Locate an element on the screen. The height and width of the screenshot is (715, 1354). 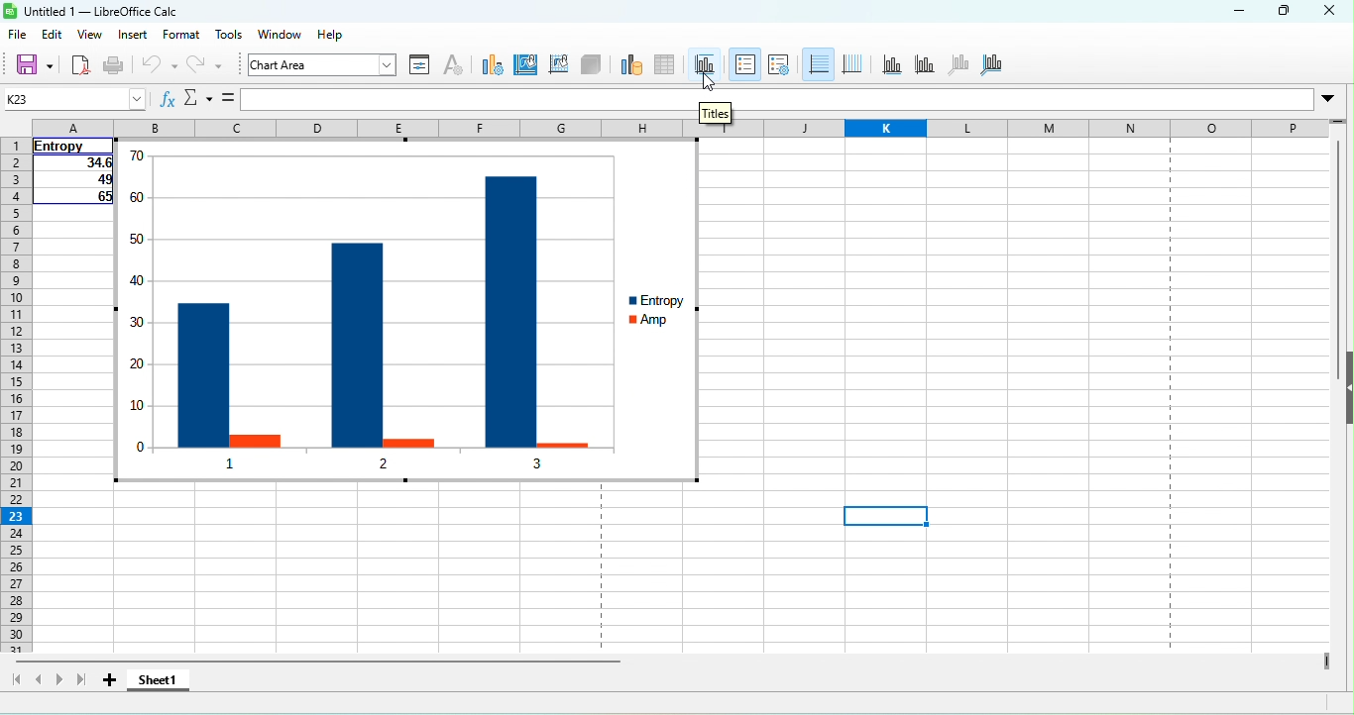
3 d view is located at coordinates (594, 67).